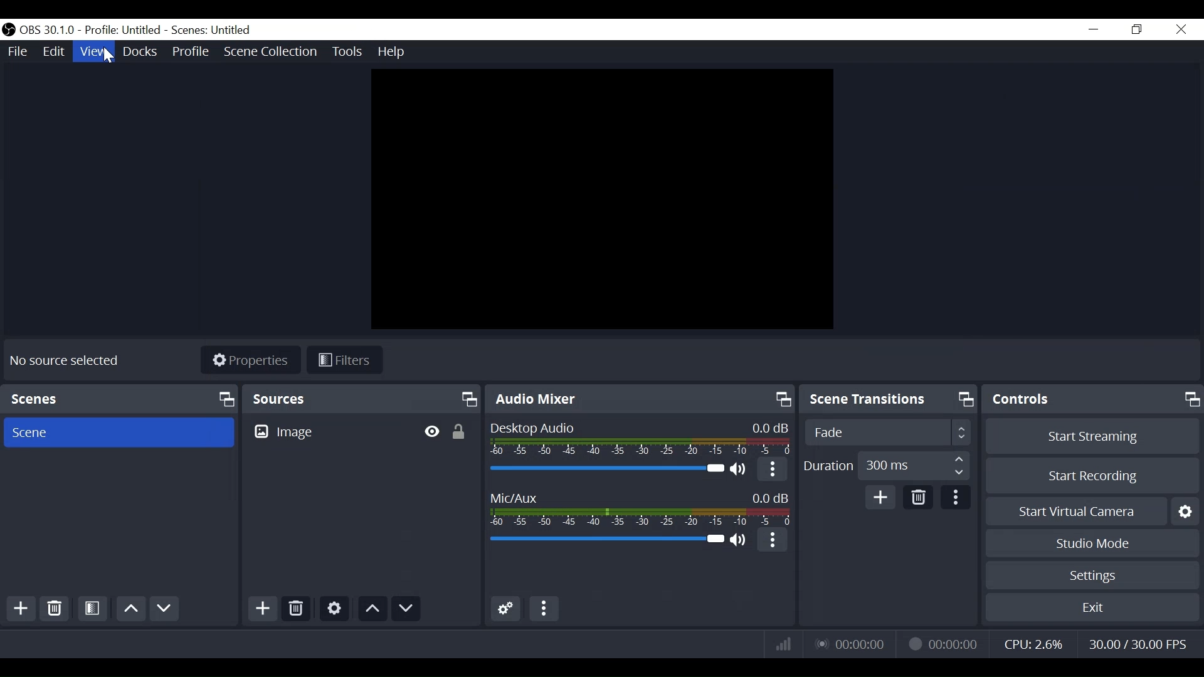 The width and height of the screenshot is (1204, 677). What do you see at coordinates (887, 432) in the screenshot?
I see `Adjust Scene Transition` at bounding box center [887, 432].